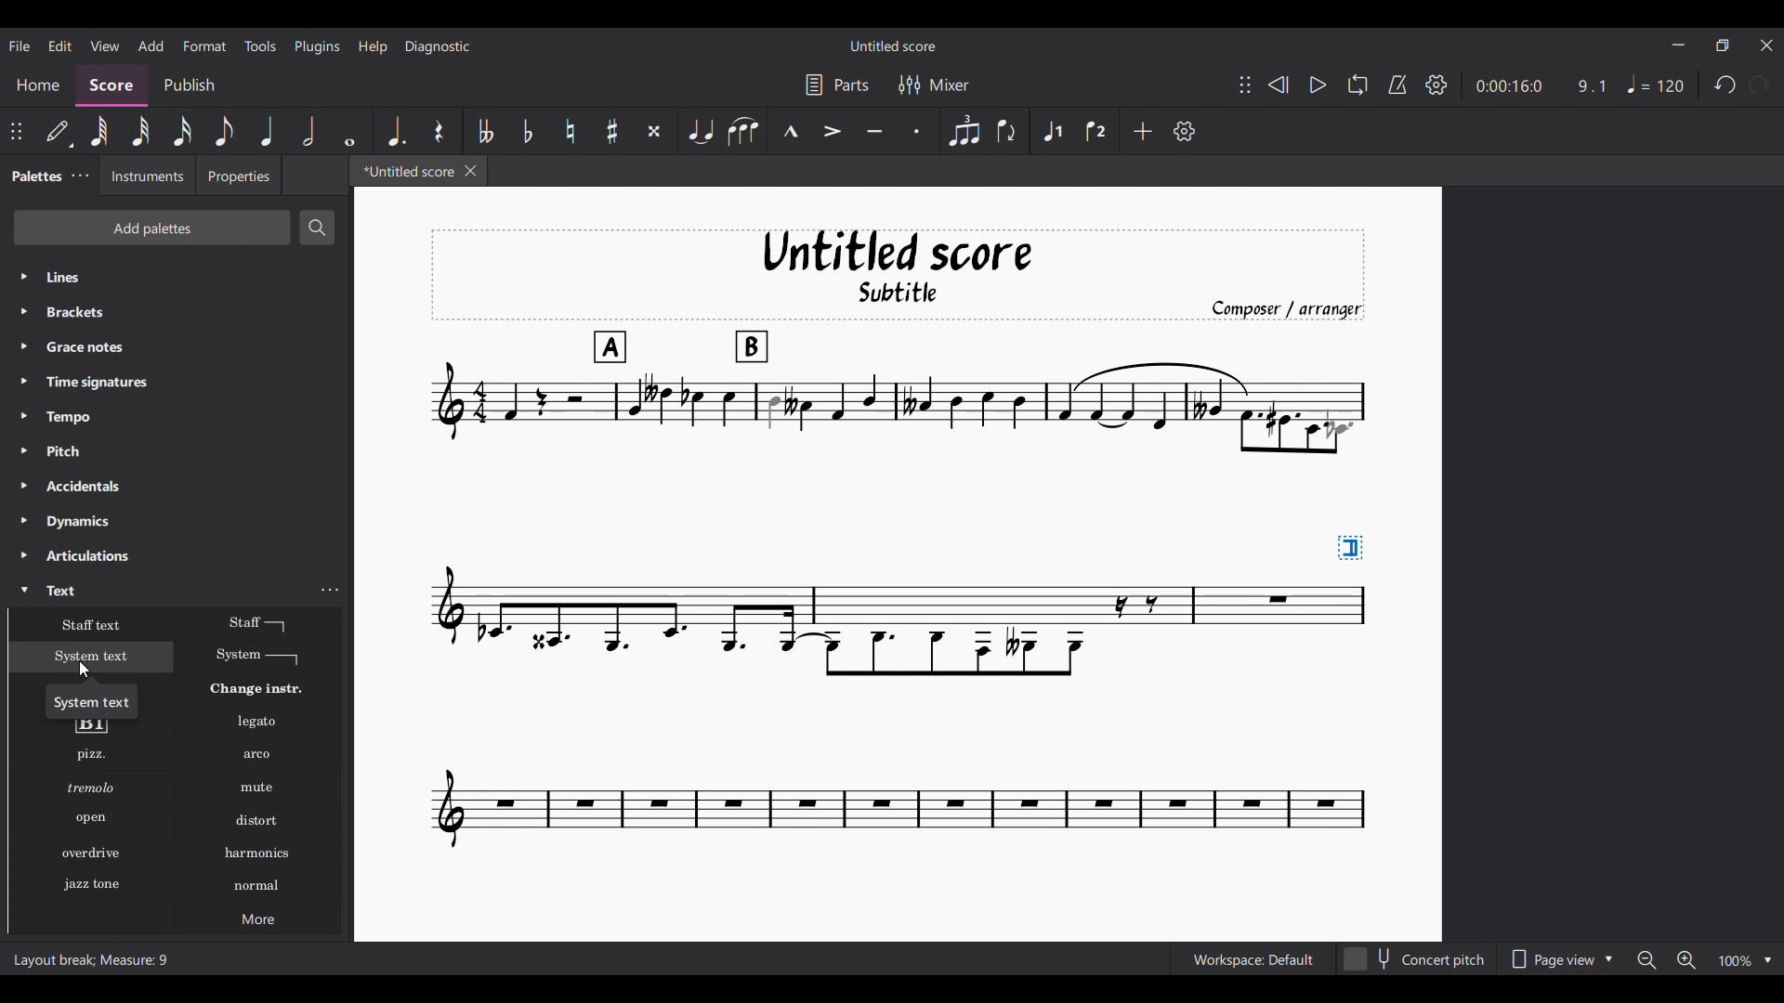 This screenshot has height=1003, width=1784. What do you see at coordinates (1397, 85) in the screenshot?
I see `Metronome` at bounding box center [1397, 85].